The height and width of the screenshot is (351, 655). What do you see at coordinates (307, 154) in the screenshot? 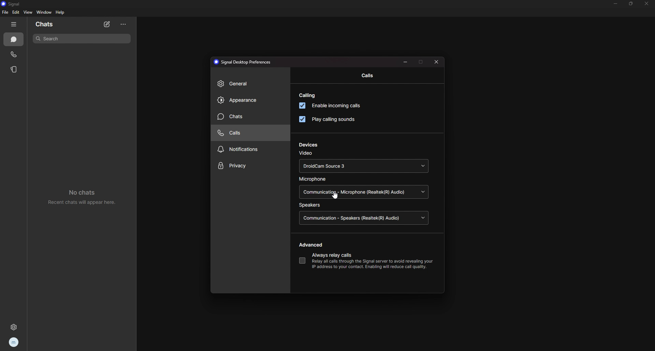
I see `video` at bounding box center [307, 154].